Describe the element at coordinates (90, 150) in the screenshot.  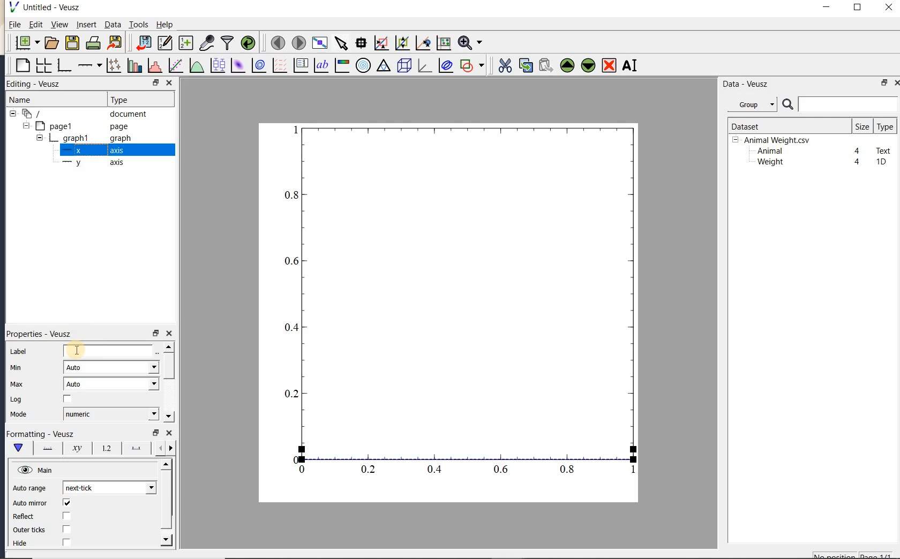
I see `axis` at that location.